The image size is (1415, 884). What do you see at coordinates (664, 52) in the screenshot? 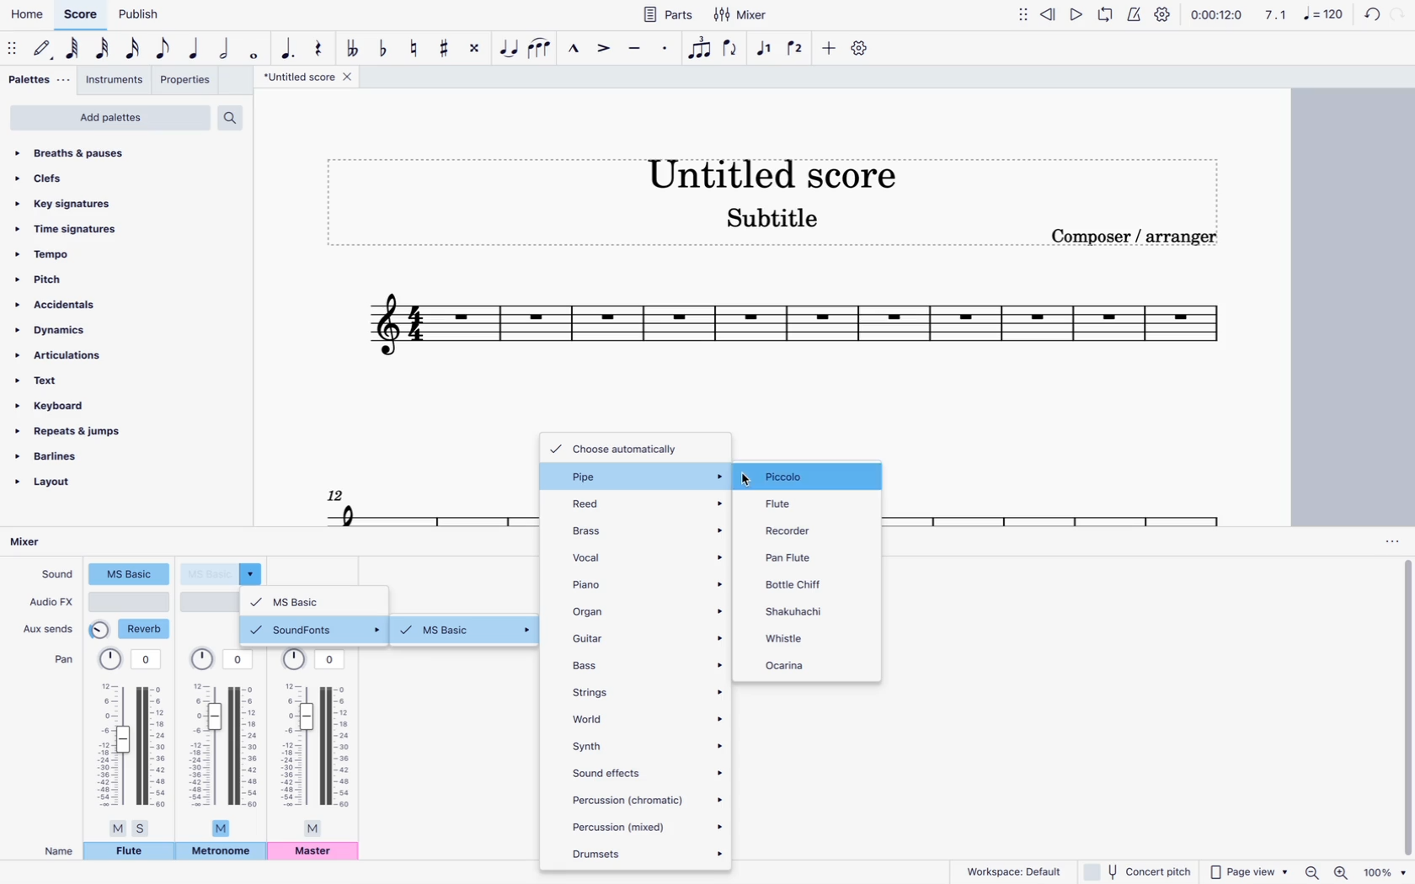
I see `staccato` at bounding box center [664, 52].